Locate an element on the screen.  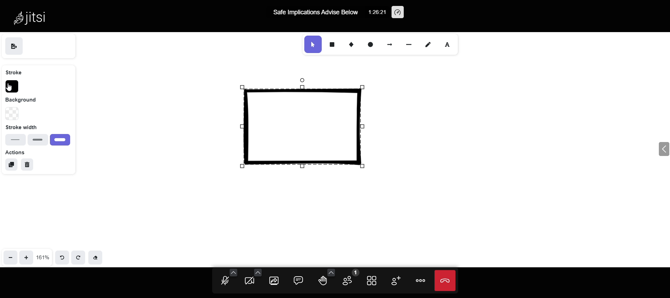
bold is located at coordinates (37, 140).